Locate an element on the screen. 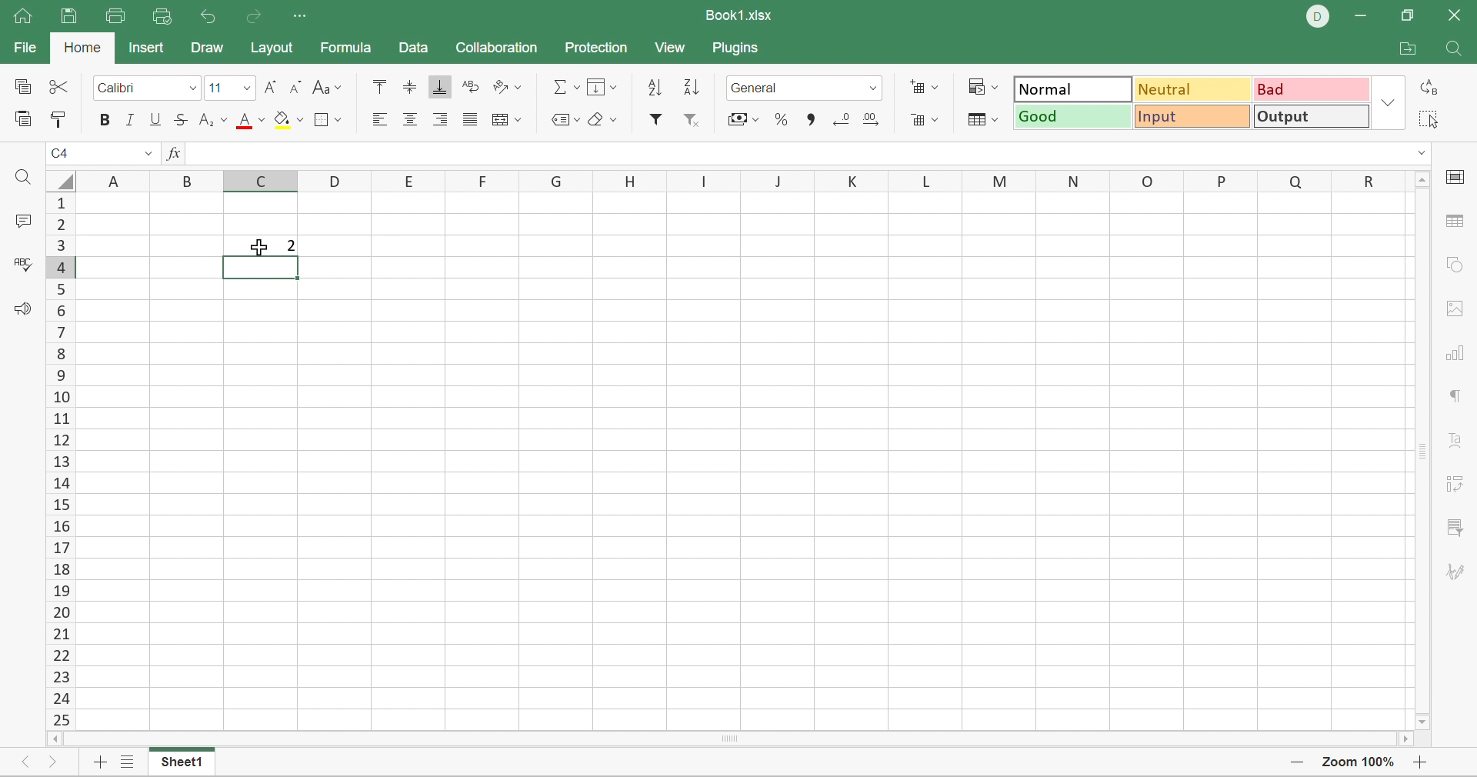 The image size is (1477, 777). Insert cells is located at coordinates (925, 87).